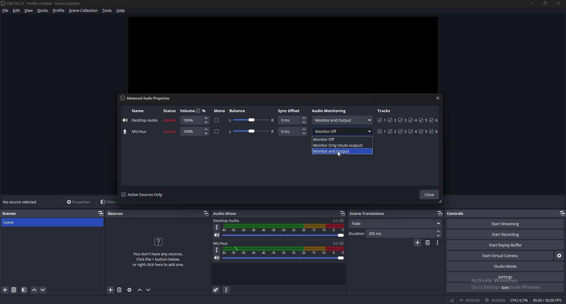 This screenshot has height=304, width=566. What do you see at coordinates (24, 290) in the screenshot?
I see `filter` at bounding box center [24, 290].